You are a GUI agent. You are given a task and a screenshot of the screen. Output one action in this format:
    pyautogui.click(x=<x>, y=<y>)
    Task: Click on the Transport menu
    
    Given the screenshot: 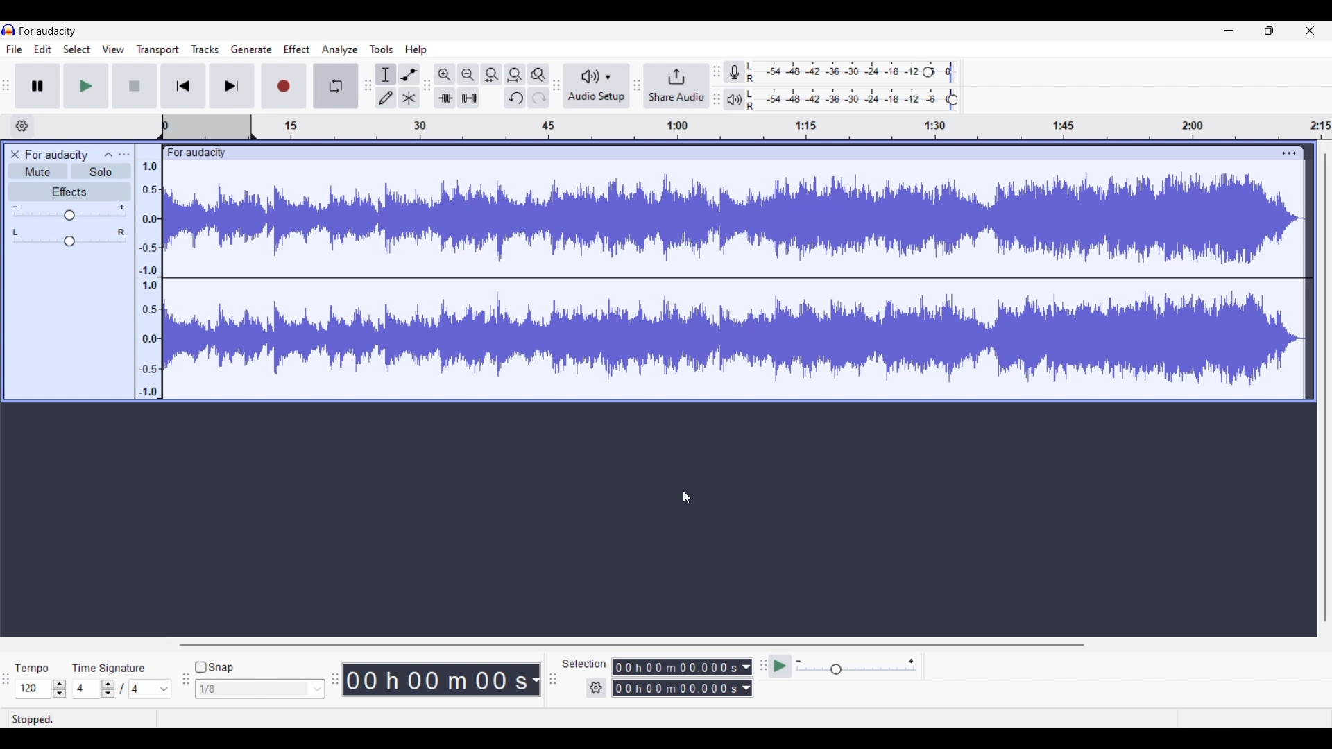 What is the action you would take?
    pyautogui.click(x=157, y=49)
    